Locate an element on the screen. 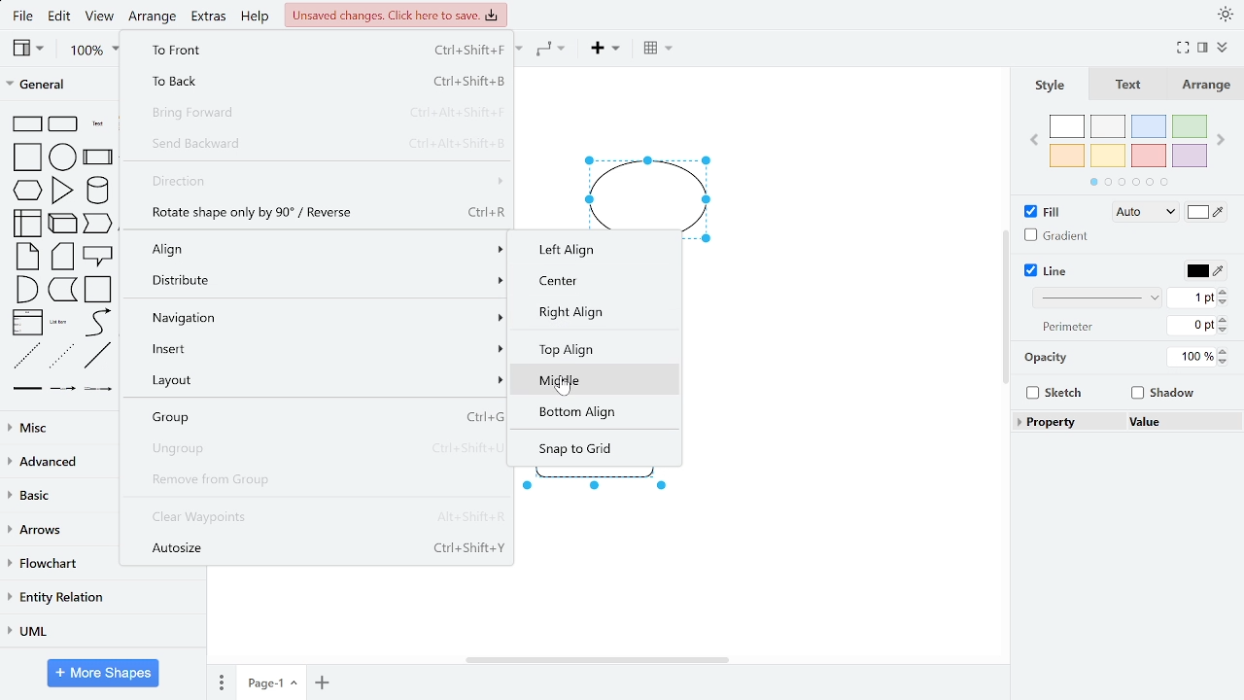 The height and width of the screenshot is (700, 1244). horizontal scrollbar is located at coordinates (589, 660).